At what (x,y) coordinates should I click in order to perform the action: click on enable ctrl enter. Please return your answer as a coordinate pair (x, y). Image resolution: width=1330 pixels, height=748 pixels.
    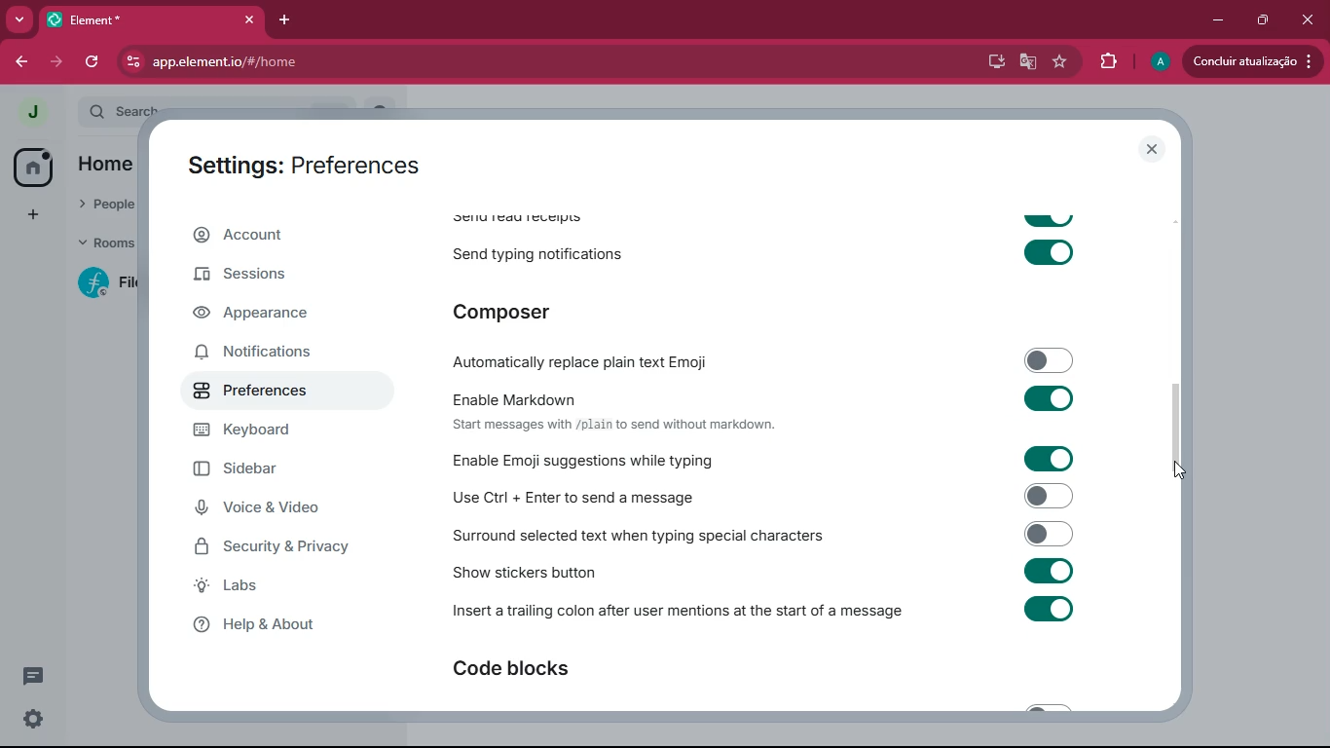
    Looking at the image, I should click on (788, 496).